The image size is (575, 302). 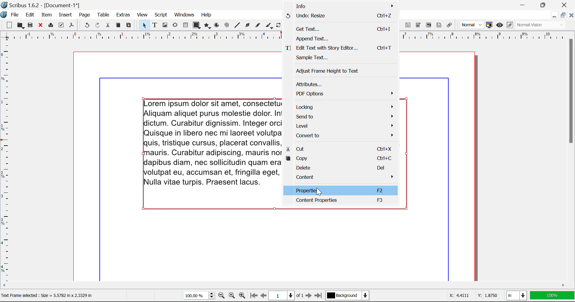 What do you see at coordinates (565, 4) in the screenshot?
I see `Close` at bounding box center [565, 4].